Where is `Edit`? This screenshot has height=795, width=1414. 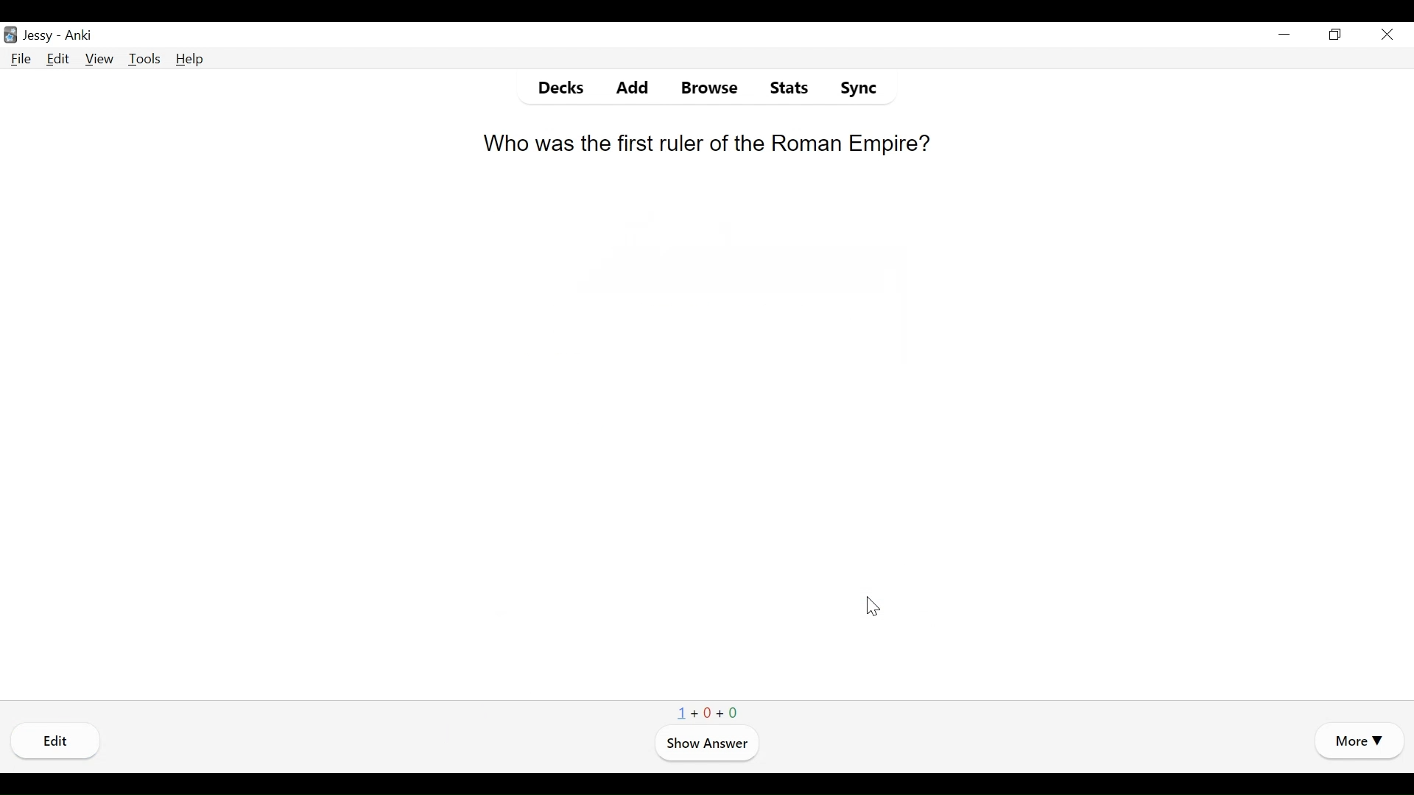 Edit is located at coordinates (58, 59).